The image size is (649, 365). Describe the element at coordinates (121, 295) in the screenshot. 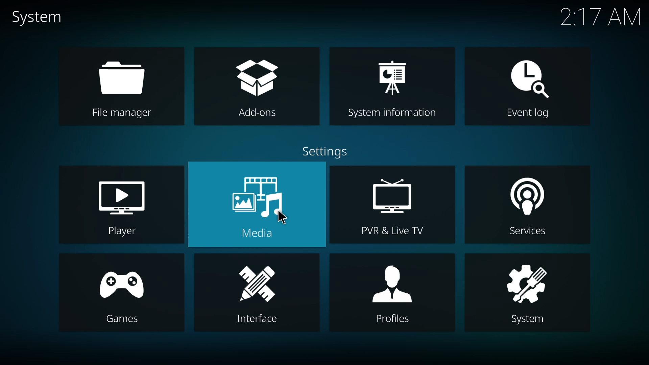

I see `games` at that location.